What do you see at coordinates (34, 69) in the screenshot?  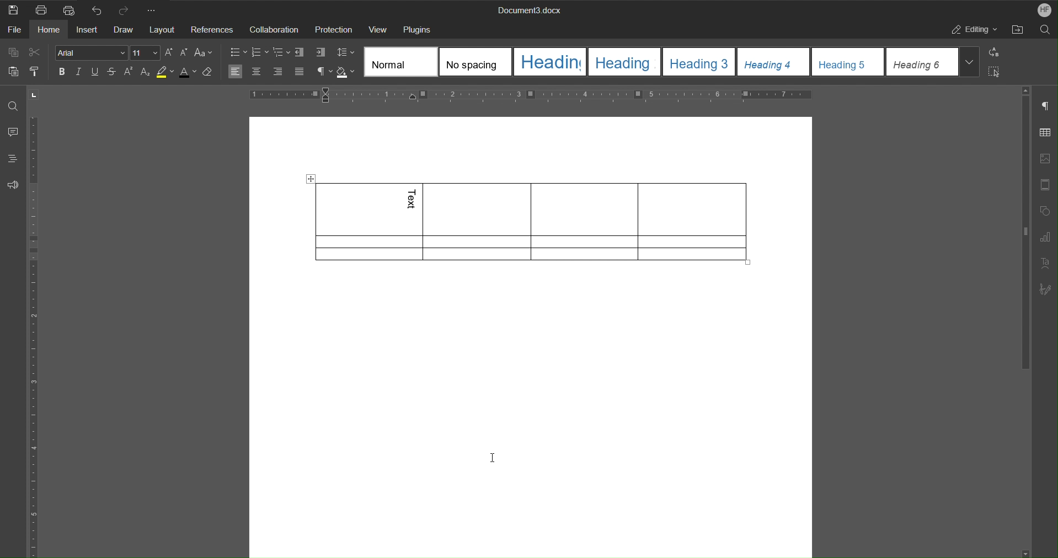 I see `Copy Style` at bounding box center [34, 69].